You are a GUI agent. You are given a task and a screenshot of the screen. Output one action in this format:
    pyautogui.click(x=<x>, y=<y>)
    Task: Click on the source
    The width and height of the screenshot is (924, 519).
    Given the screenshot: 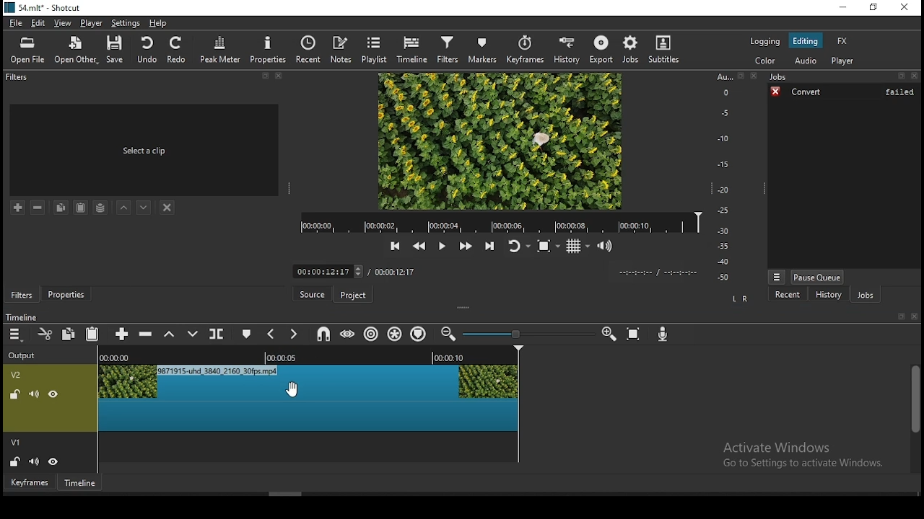 What is the action you would take?
    pyautogui.click(x=313, y=294)
    